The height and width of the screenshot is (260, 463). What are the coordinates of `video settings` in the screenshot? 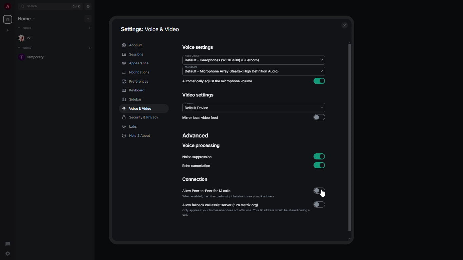 It's located at (199, 95).